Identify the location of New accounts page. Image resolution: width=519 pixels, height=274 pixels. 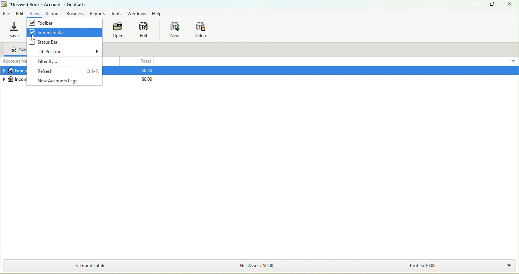
(65, 81).